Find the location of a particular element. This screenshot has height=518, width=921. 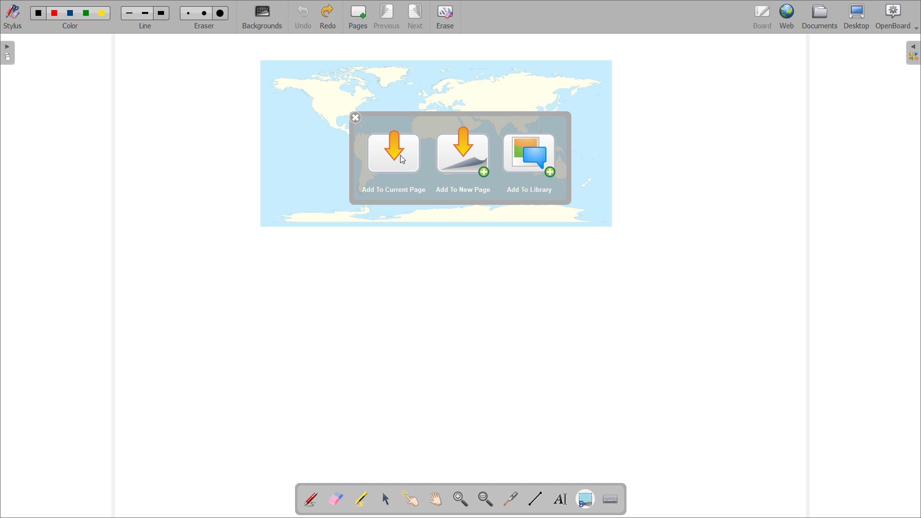

color is located at coordinates (70, 26).